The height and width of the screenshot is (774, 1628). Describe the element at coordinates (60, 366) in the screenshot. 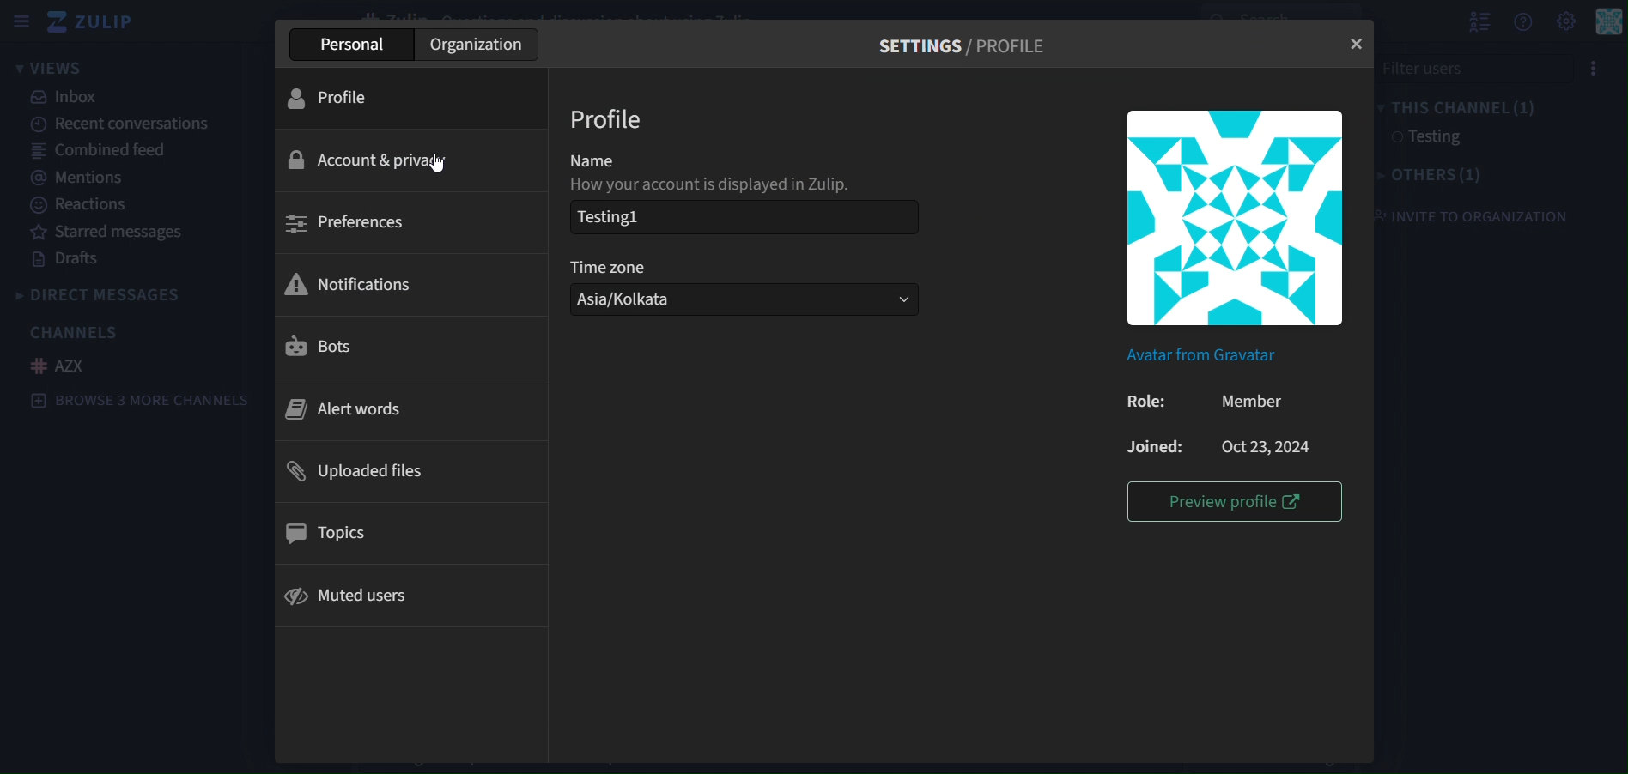

I see `AZX` at that location.